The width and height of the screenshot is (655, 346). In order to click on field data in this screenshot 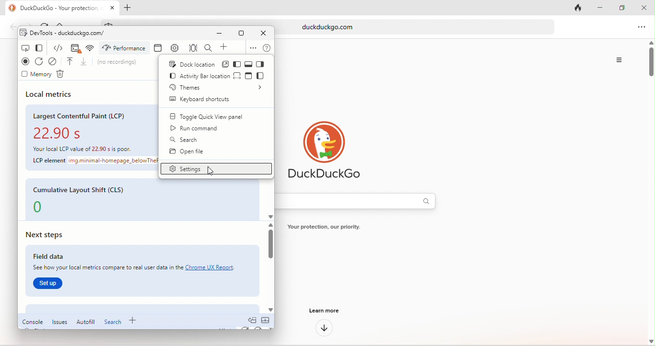, I will do `click(58, 256)`.